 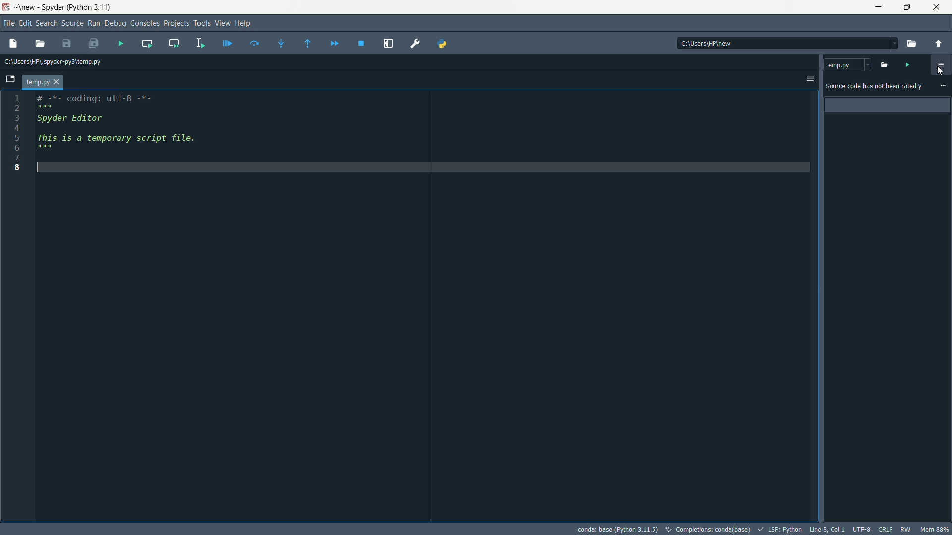 What do you see at coordinates (16, 157) in the screenshot?
I see `7` at bounding box center [16, 157].